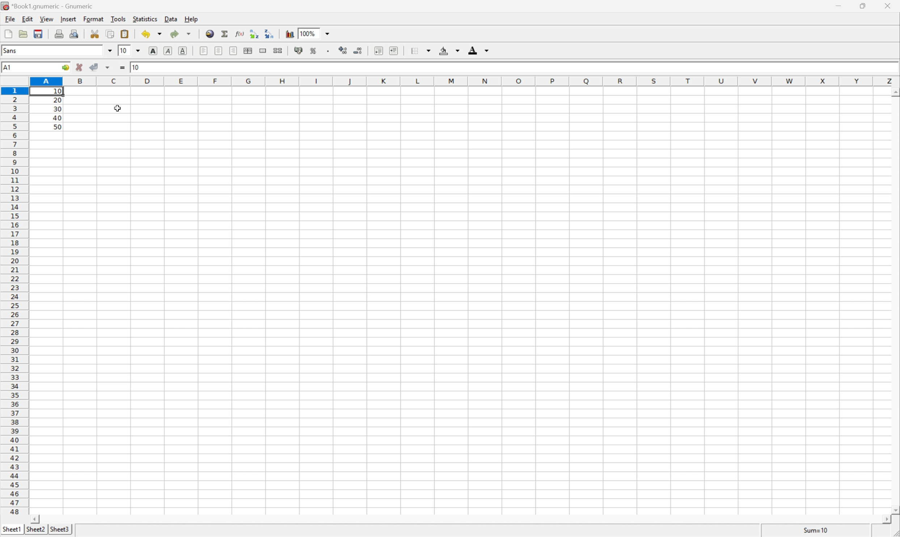  I want to click on Column names, so click(464, 81).